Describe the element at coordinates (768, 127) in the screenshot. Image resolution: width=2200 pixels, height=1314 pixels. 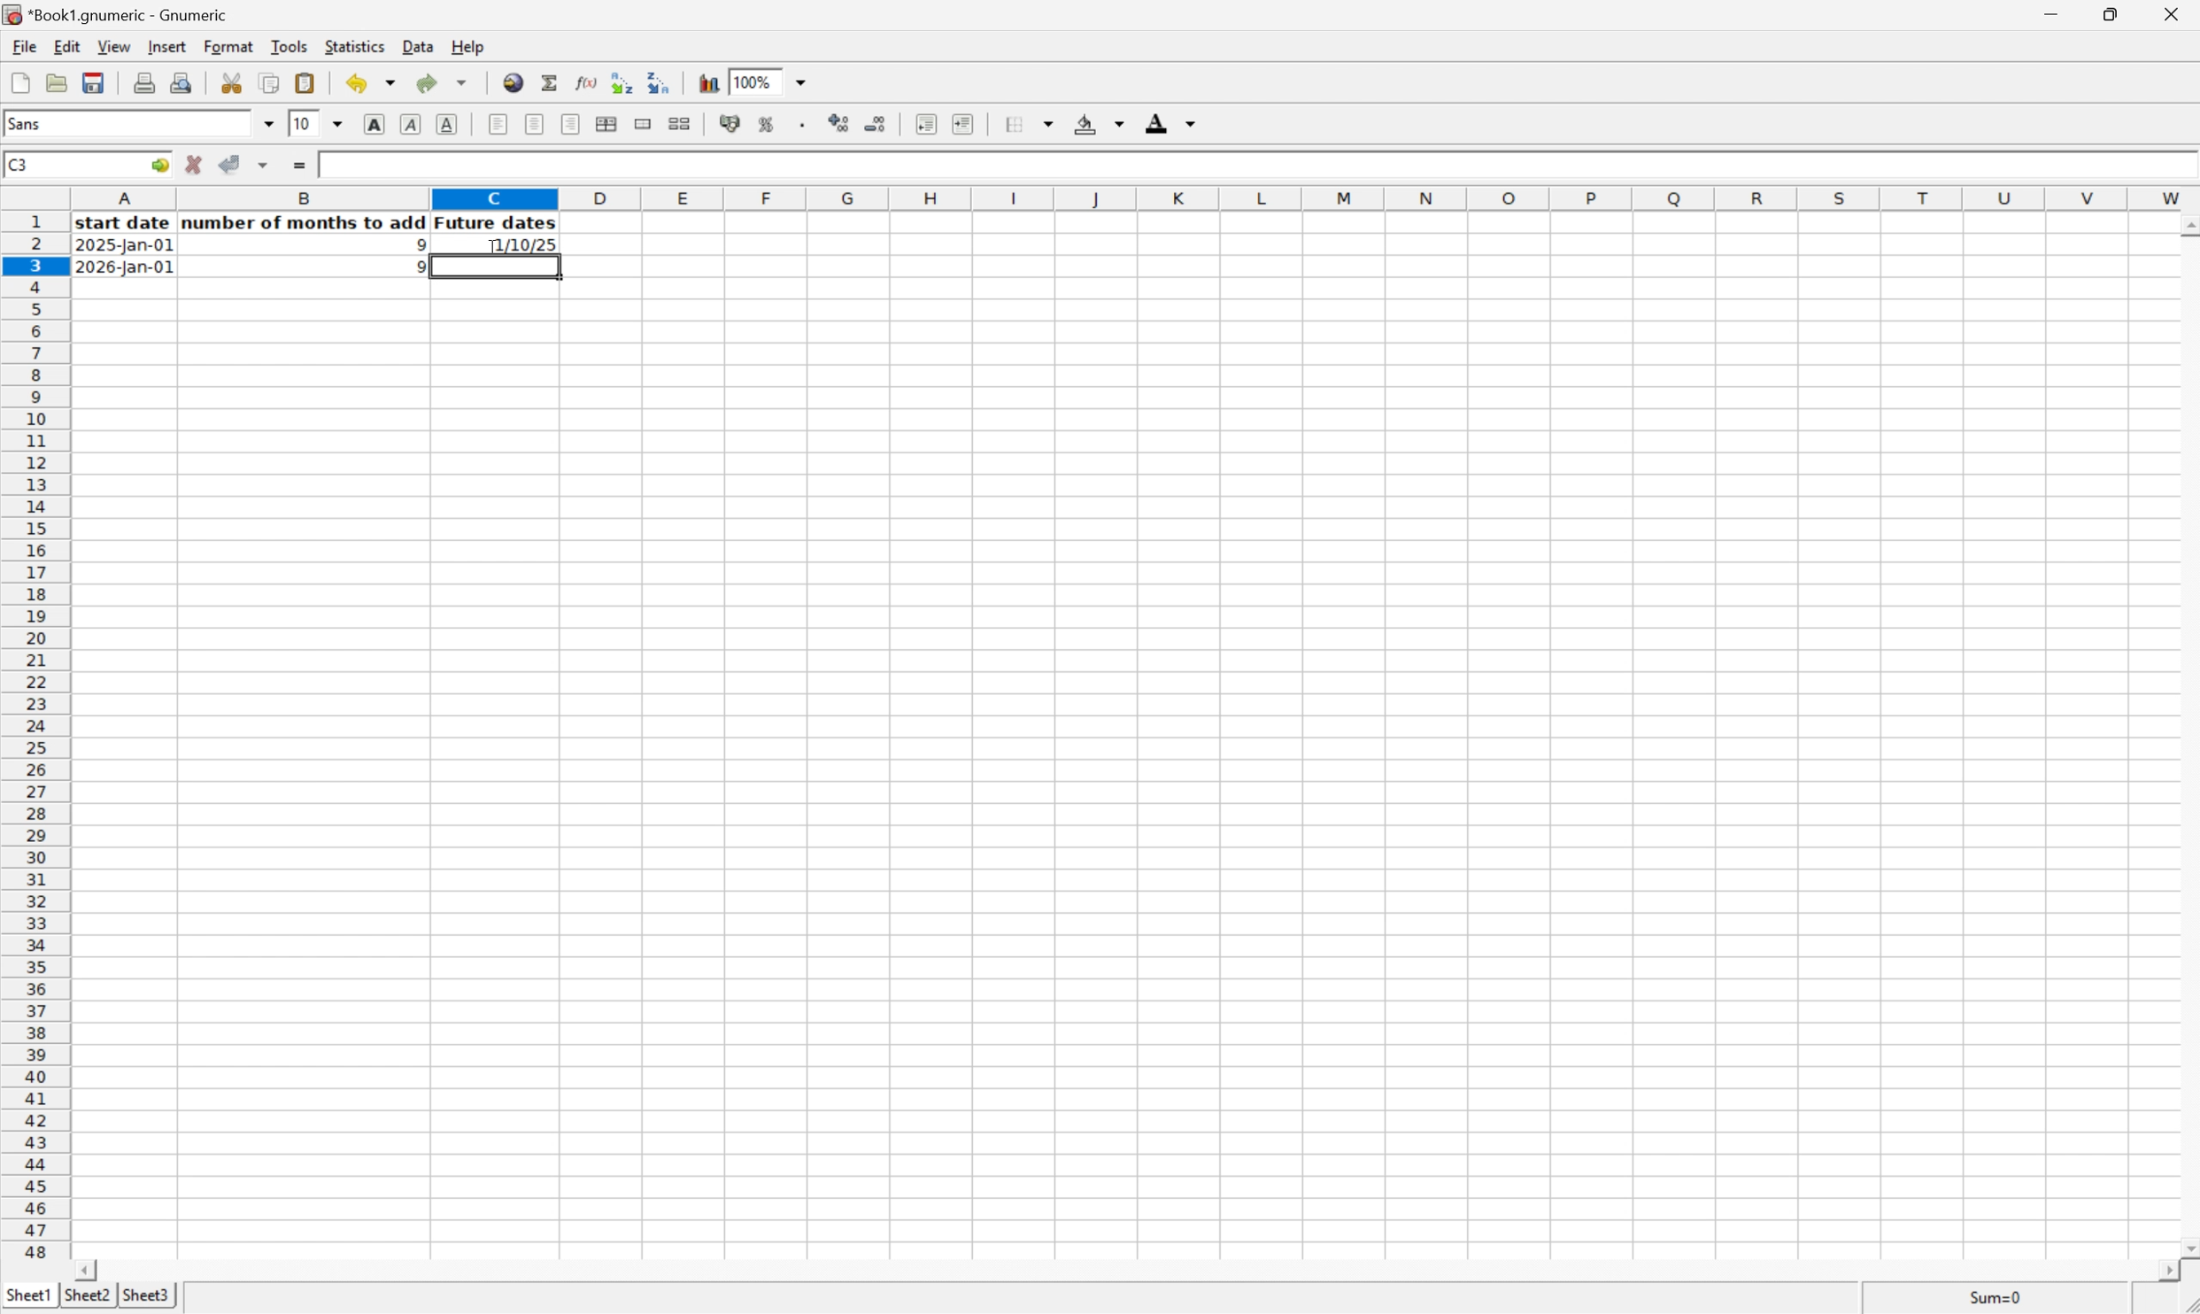
I see `Format the selection as percentage` at that location.